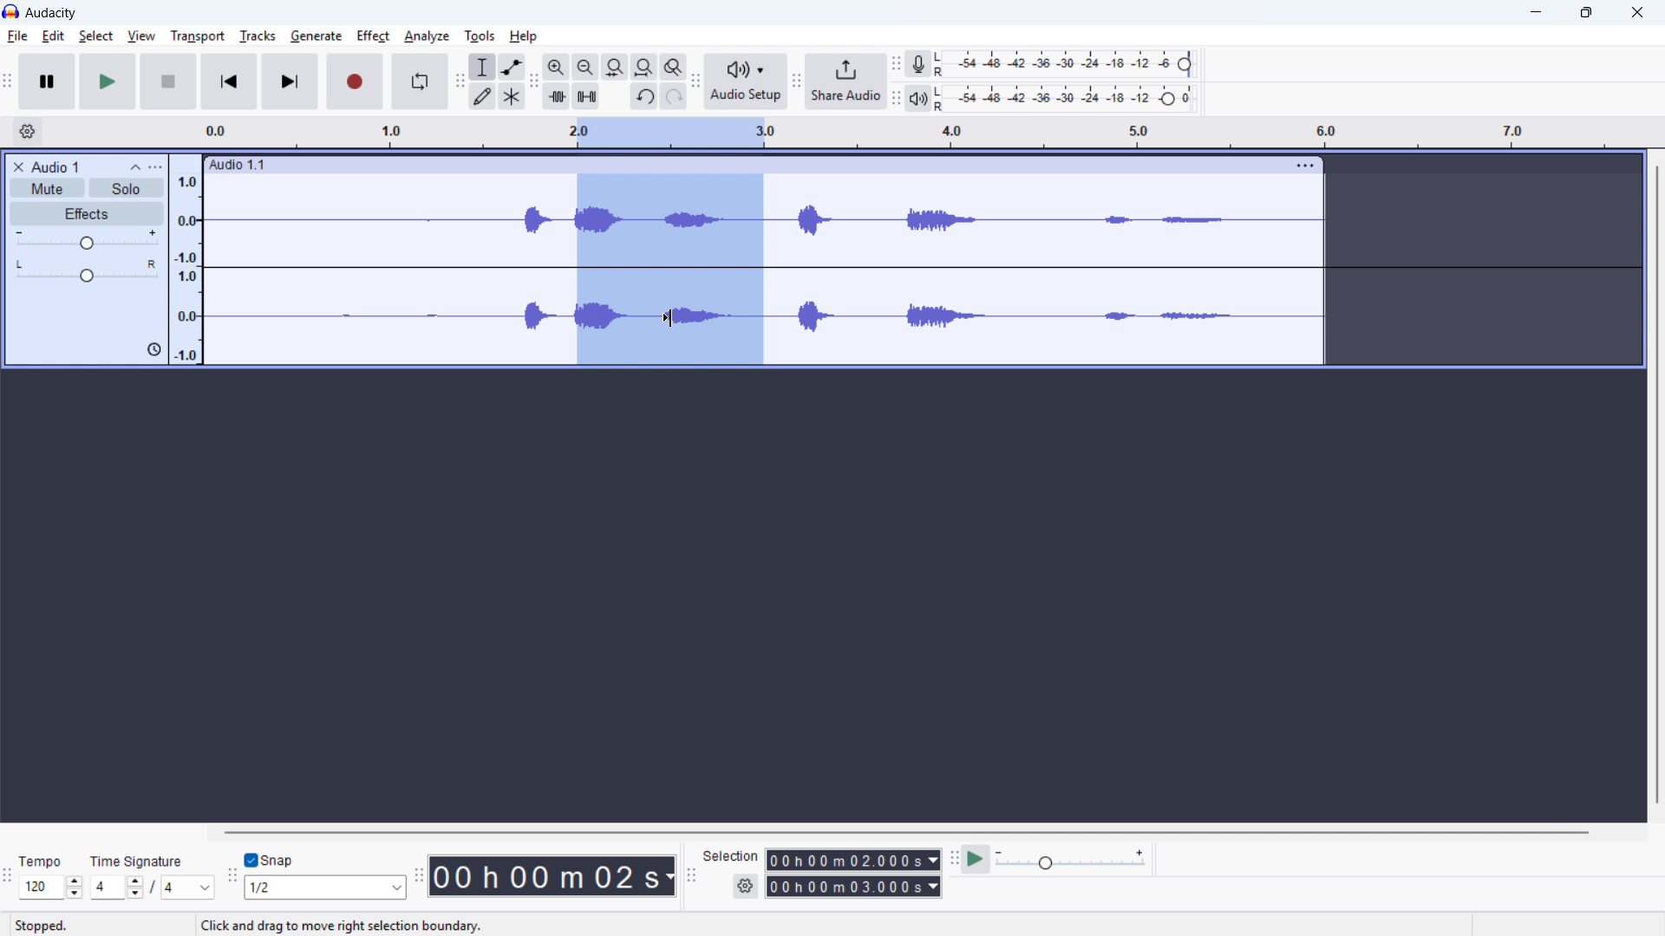 This screenshot has width=1665, height=936. What do you see at coordinates (50, 887) in the screenshot?
I see `Set tempo` at bounding box center [50, 887].